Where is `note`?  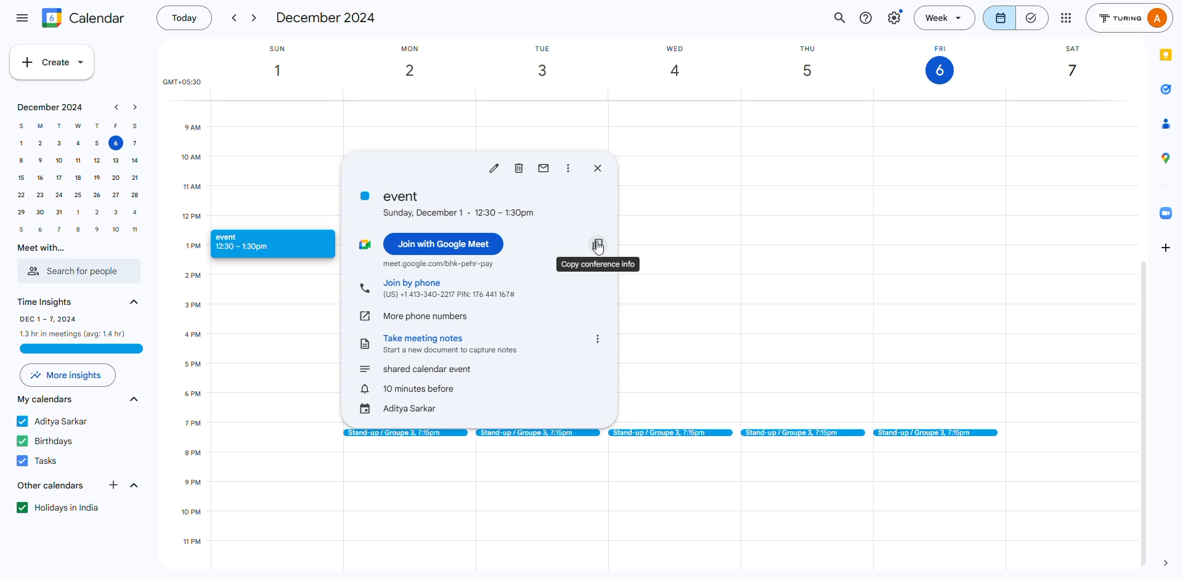
note is located at coordinates (366, 343).